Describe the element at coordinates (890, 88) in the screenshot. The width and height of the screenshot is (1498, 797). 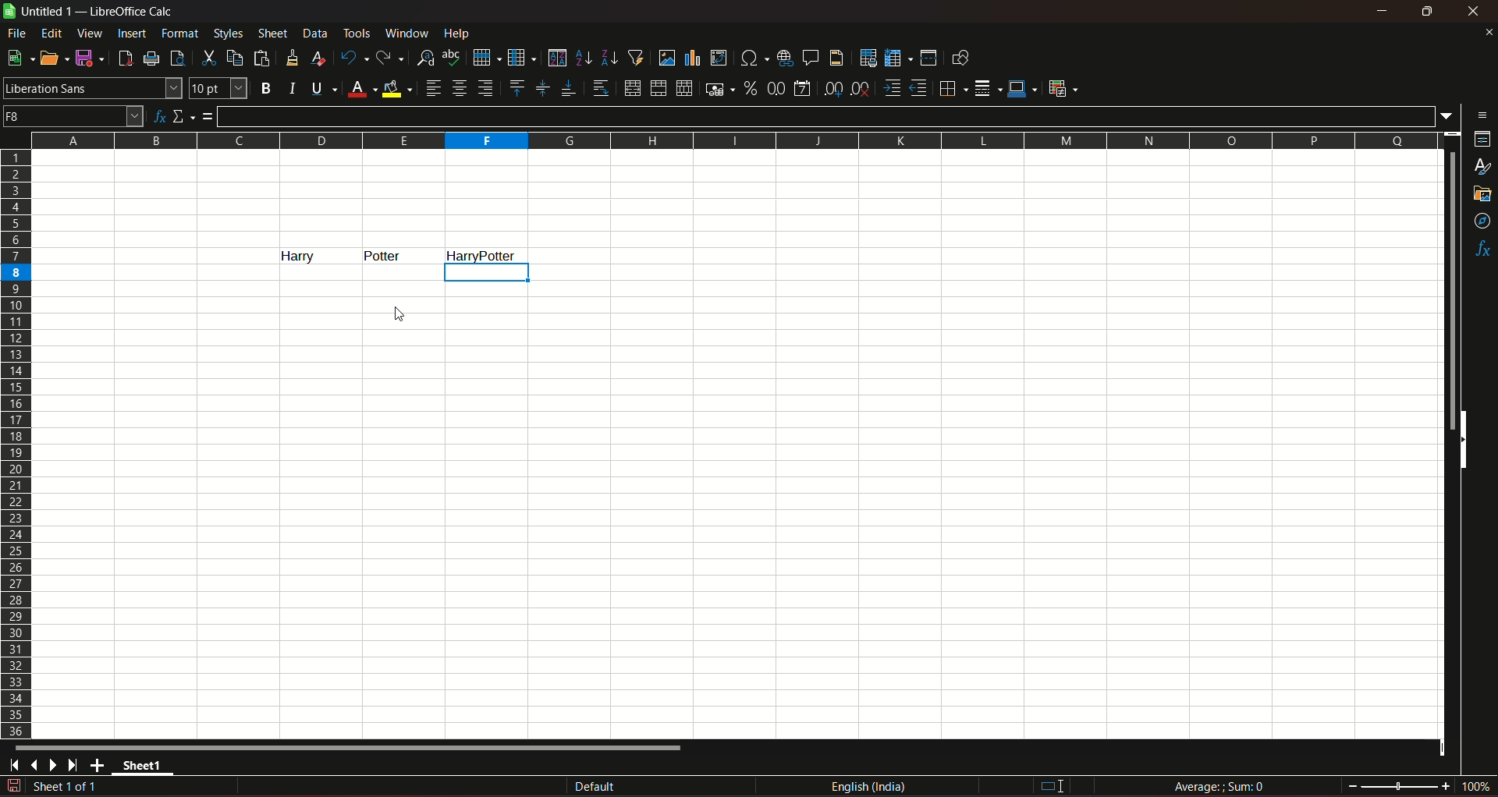
I see `increase indent` at that location.